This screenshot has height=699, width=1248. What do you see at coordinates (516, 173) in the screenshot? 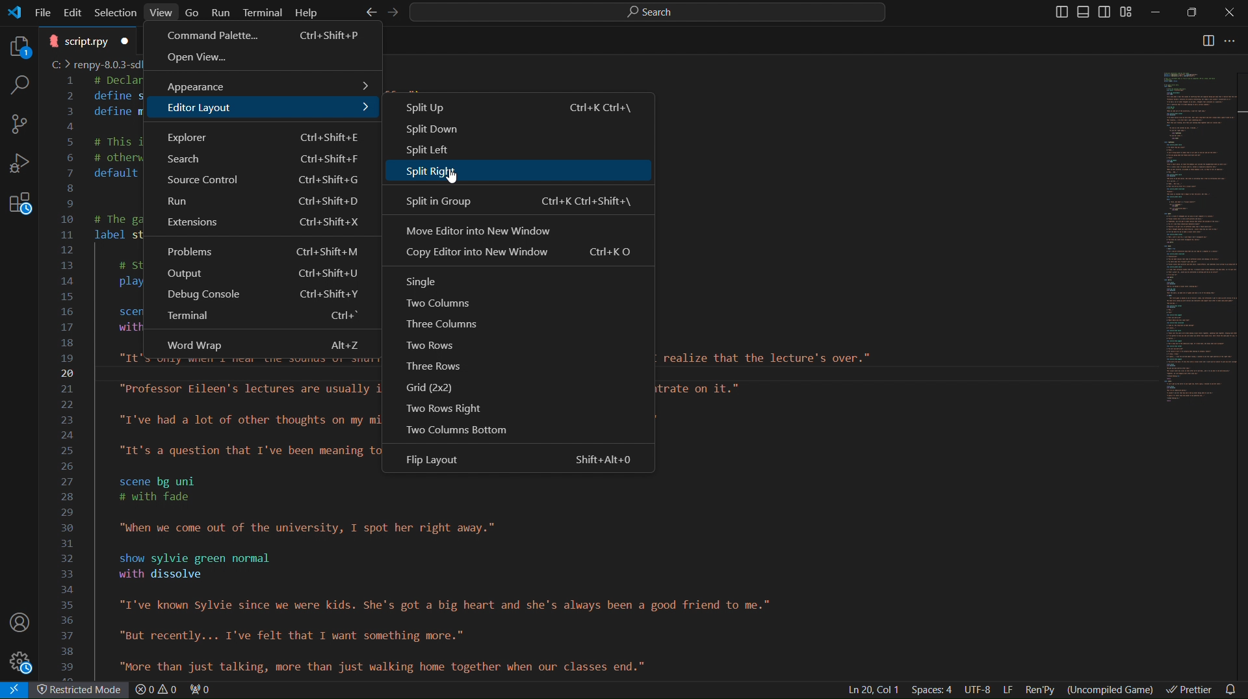
I see `Split Right` at bounding box center [516, 173].